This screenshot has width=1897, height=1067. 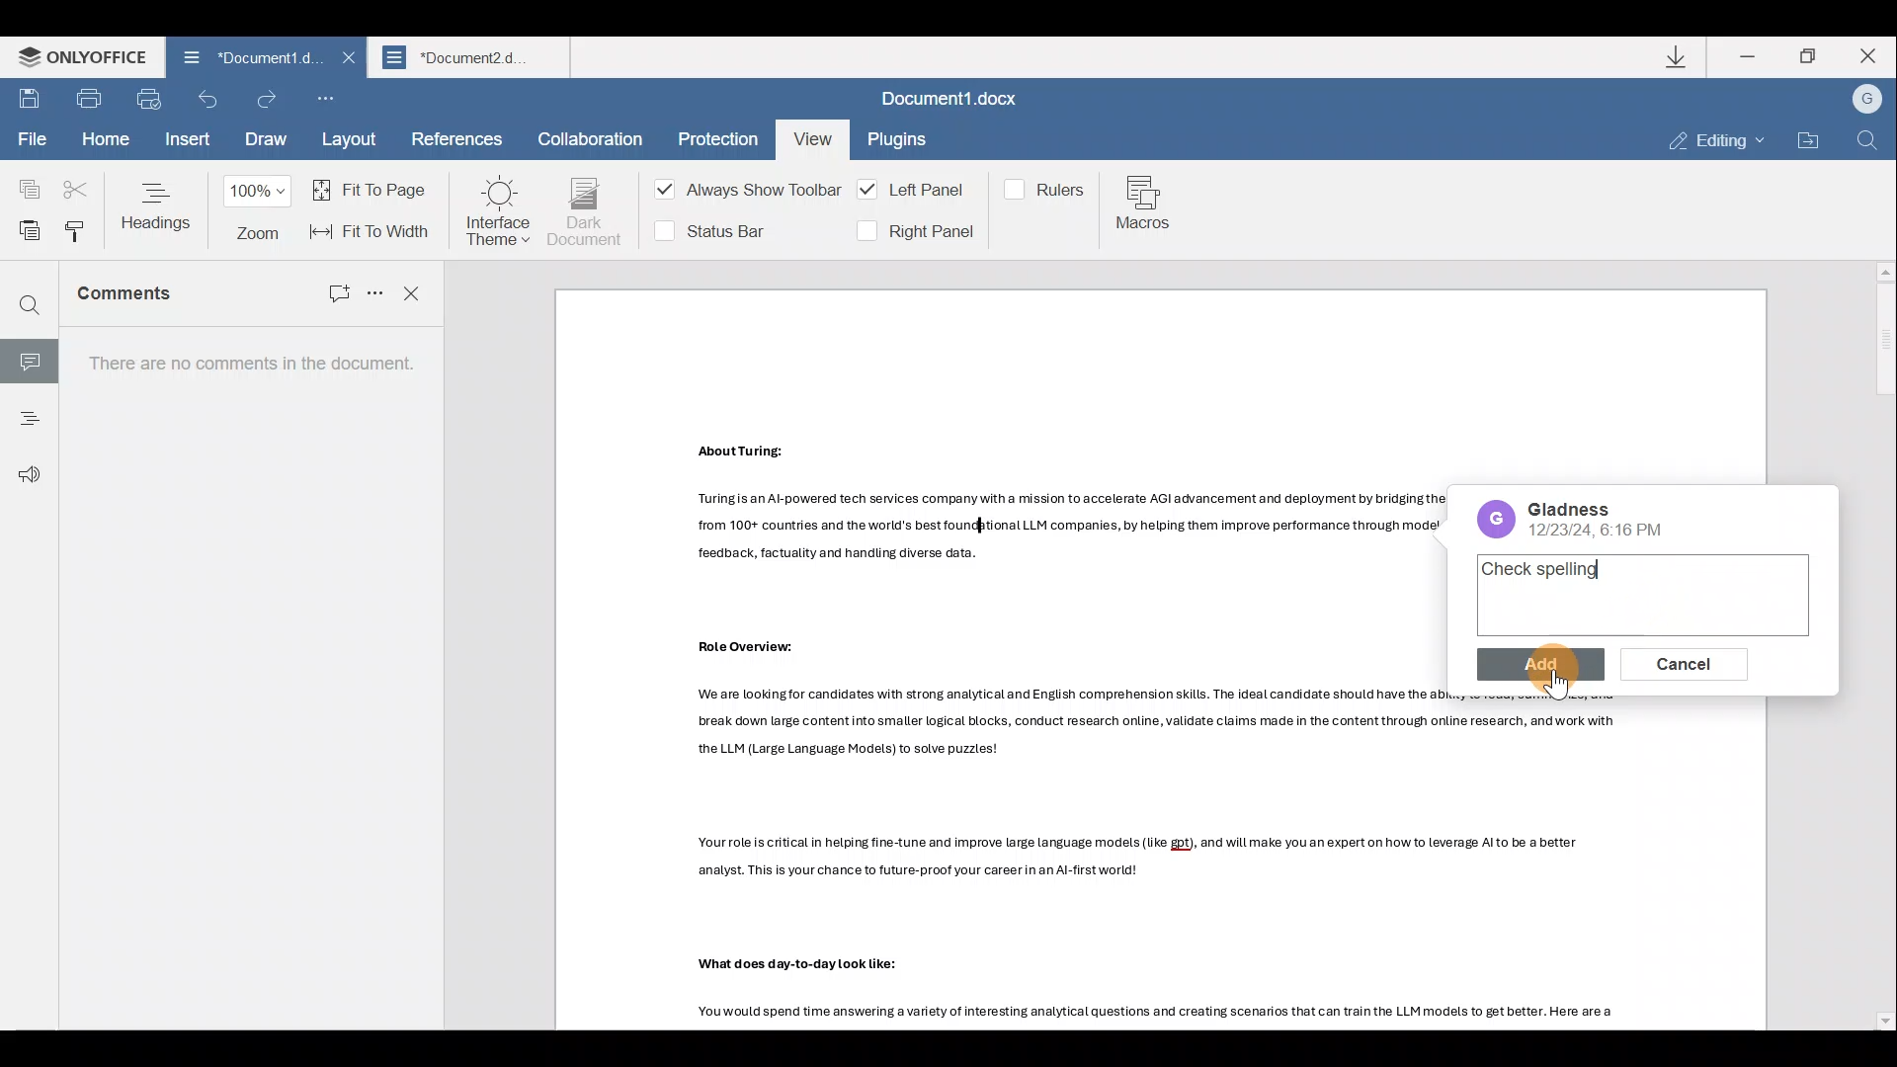 What do you see at coordinates (326, 288) in the screenshot?
I see `Add comment` at bounding box center [326, 288].